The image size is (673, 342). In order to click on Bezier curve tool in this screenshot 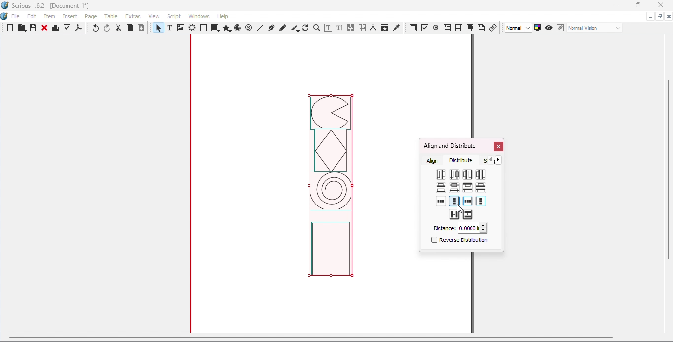, I will do `click(271, 28)`.